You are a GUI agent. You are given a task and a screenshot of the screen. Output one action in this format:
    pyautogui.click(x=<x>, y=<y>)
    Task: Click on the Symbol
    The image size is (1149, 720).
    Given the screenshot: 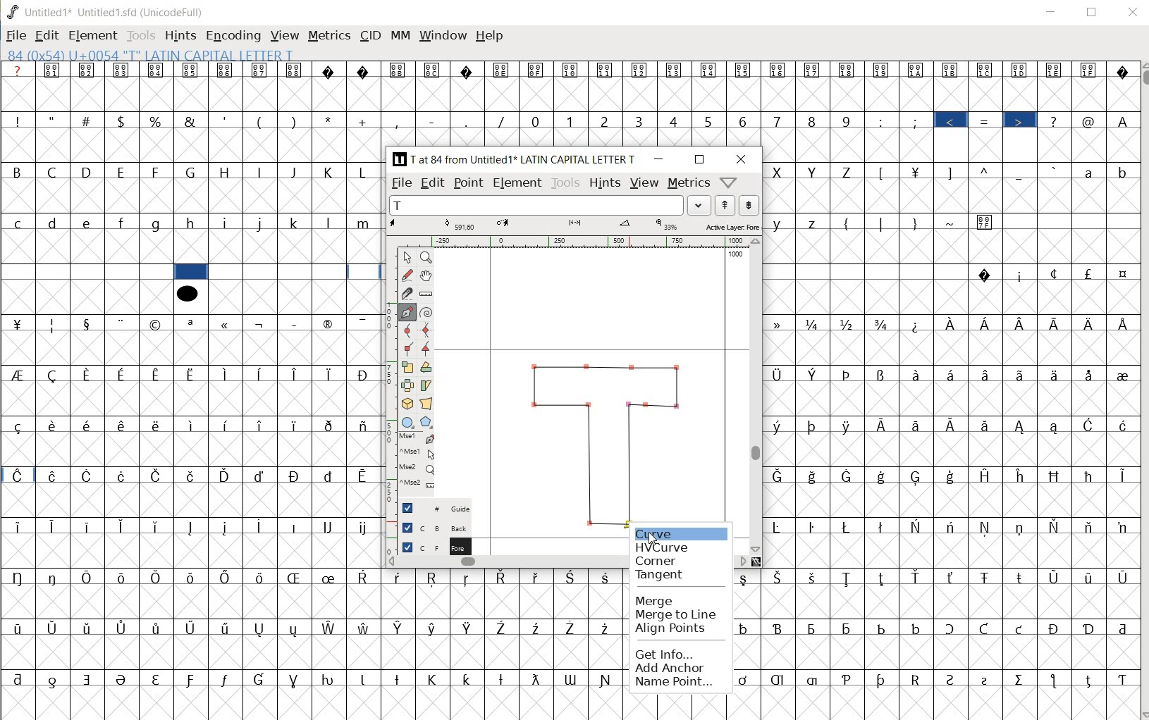 What is the action you would take?
    pyautogui.click(x=536, y=679)
    